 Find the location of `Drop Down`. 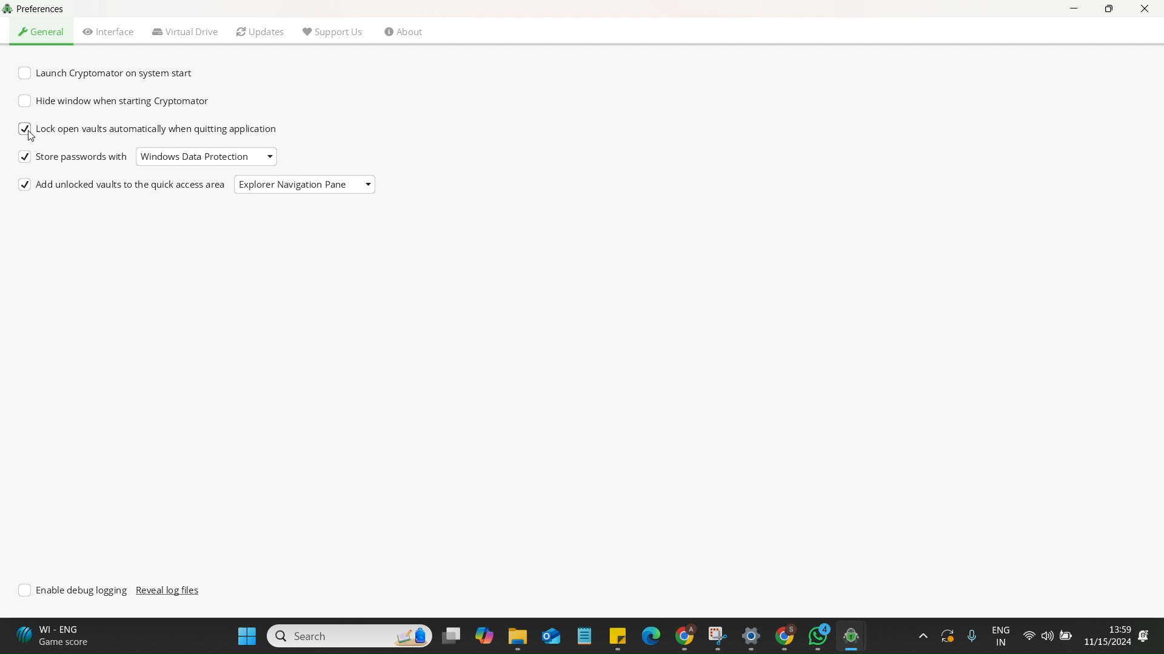

Drop Down is located at coordinates (369, 183).